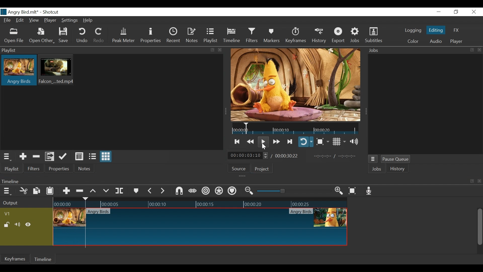  I want to click on Lift, so click(93, 190).